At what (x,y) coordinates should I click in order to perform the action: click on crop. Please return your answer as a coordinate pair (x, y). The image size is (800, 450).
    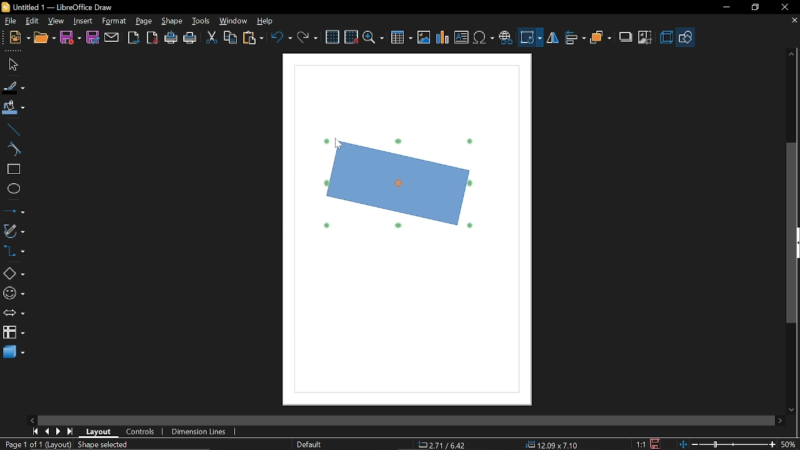
    Looking at the image, I should click on (646, 36).